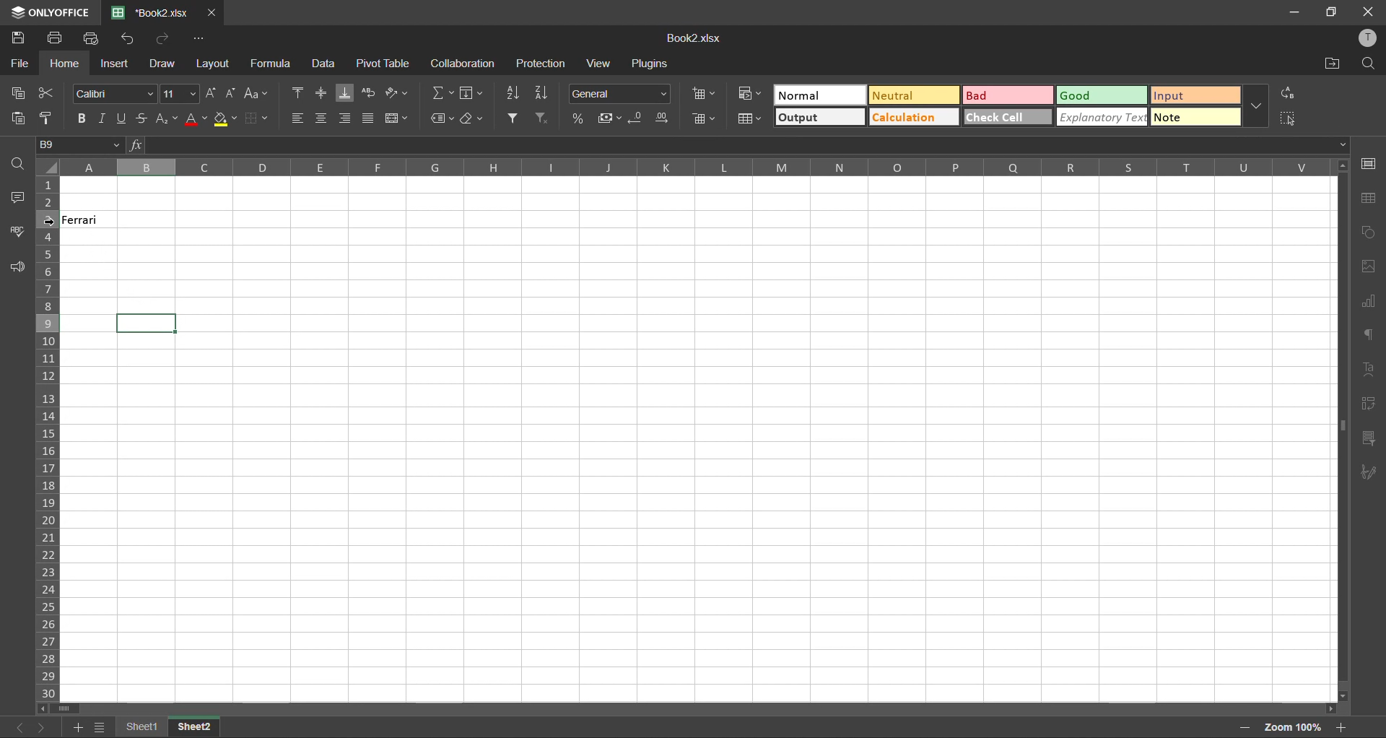  Describe the element at coordinates (1008, 117) in the screenshot. I see `check cell` at that location.